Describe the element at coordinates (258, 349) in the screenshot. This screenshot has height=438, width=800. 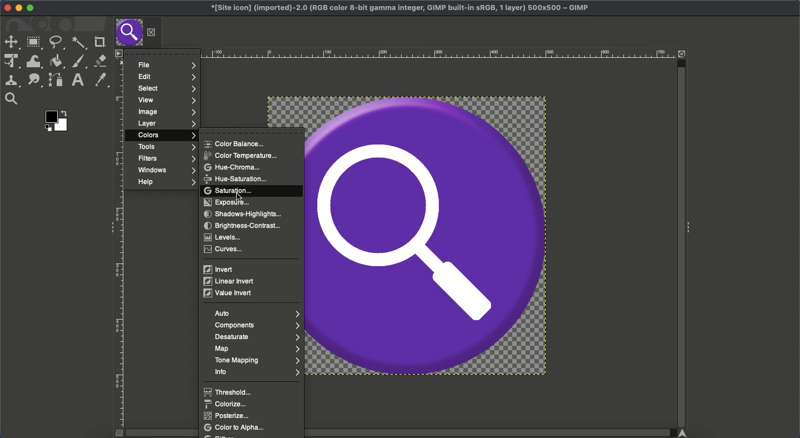
I see `Map` at that location.